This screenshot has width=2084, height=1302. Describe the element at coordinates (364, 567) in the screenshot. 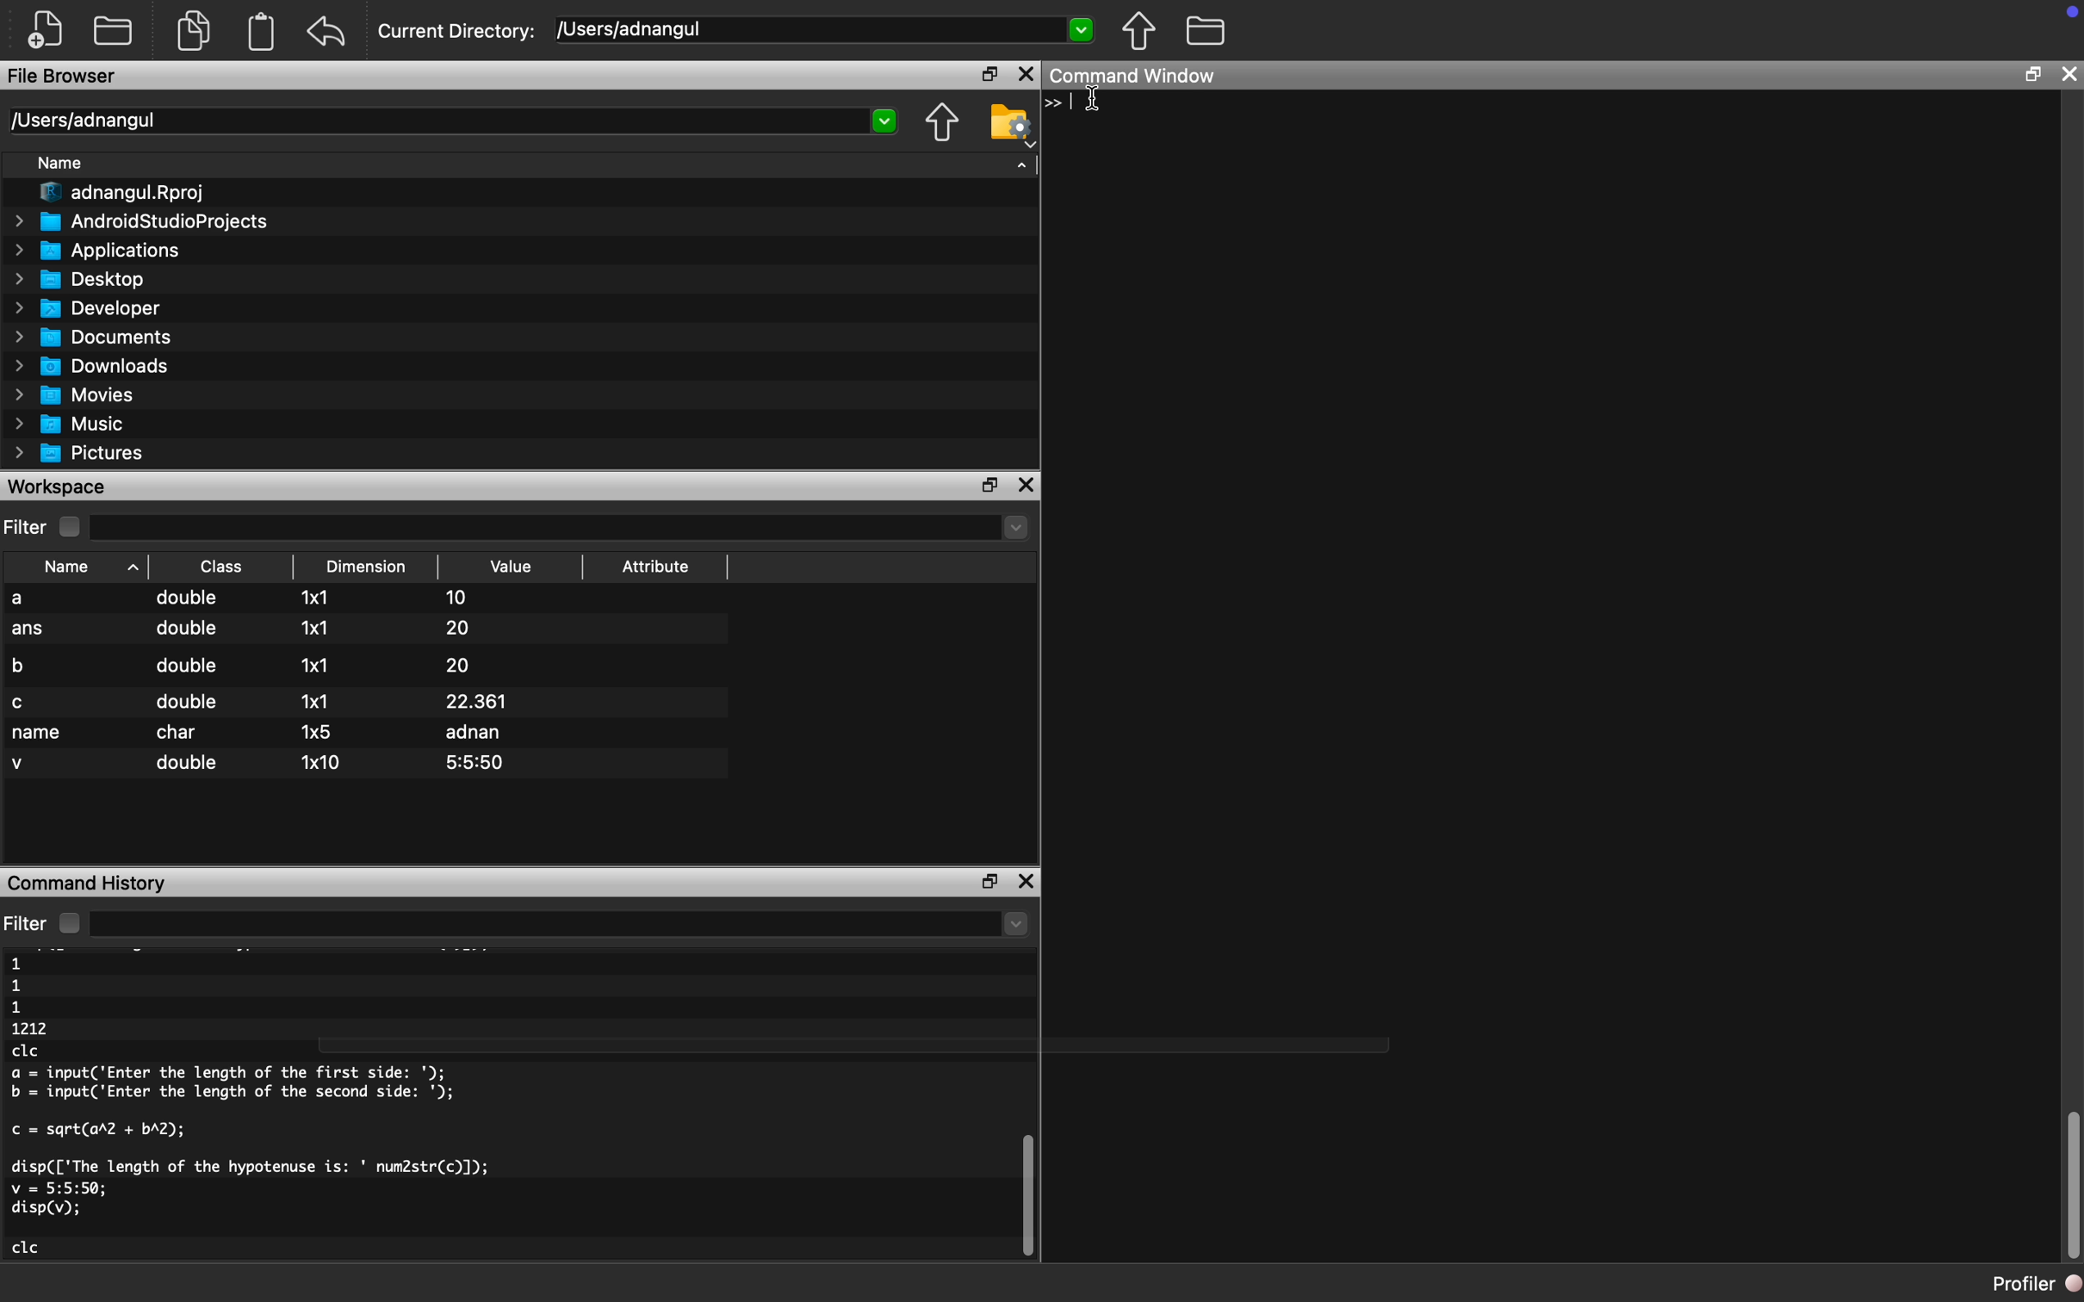

I see `Dimension` at that location.